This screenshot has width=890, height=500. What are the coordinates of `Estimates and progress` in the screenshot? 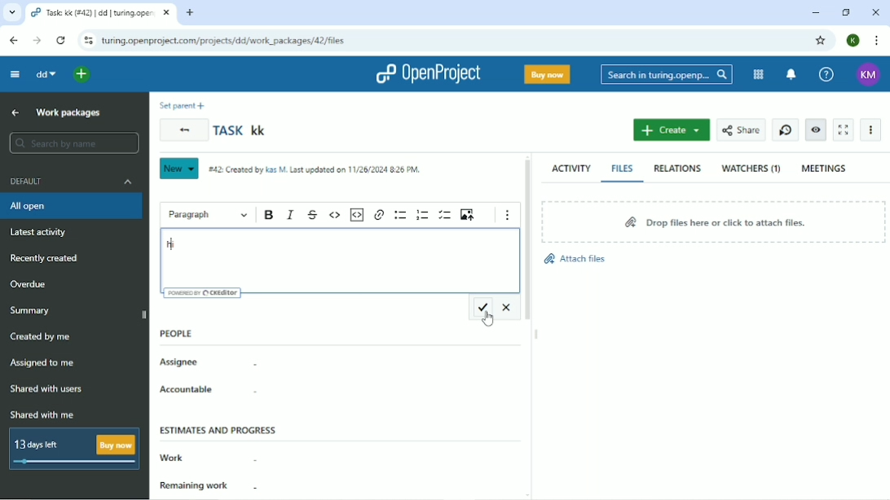 It's located at (221, 427).